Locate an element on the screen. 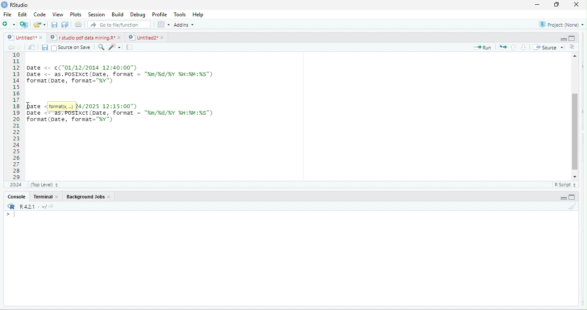  R Script & is located at coordinates (564, 185).